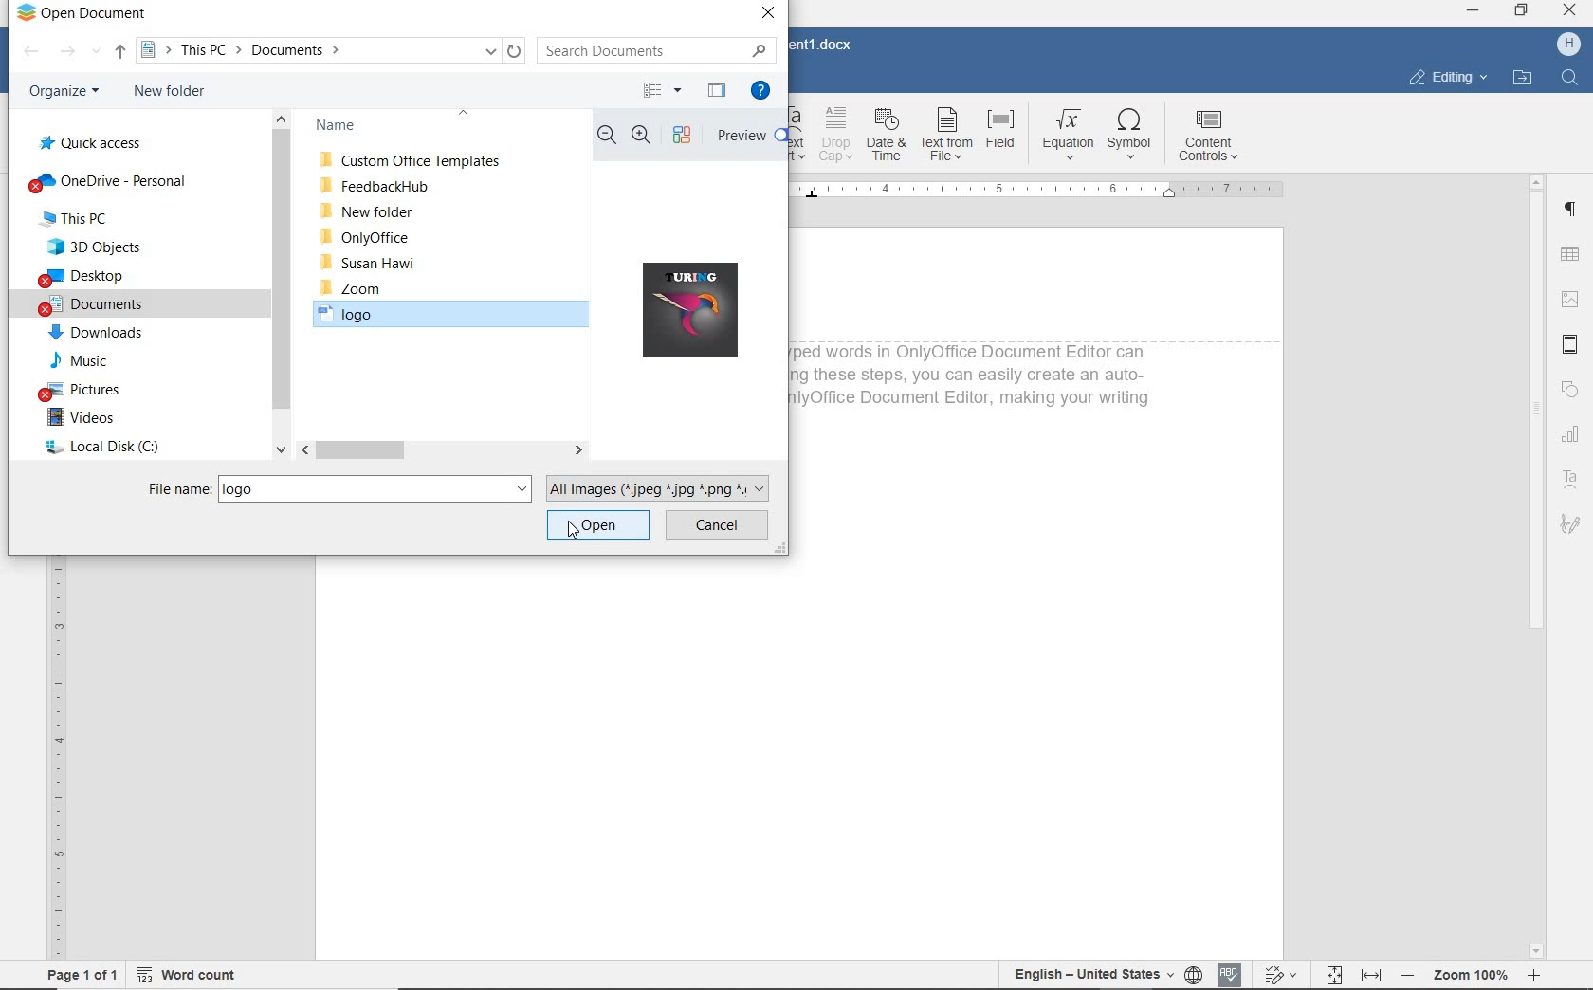  Describe the element at coordinates (1522, 11) in the screenshot. I see `maximize` at that location.